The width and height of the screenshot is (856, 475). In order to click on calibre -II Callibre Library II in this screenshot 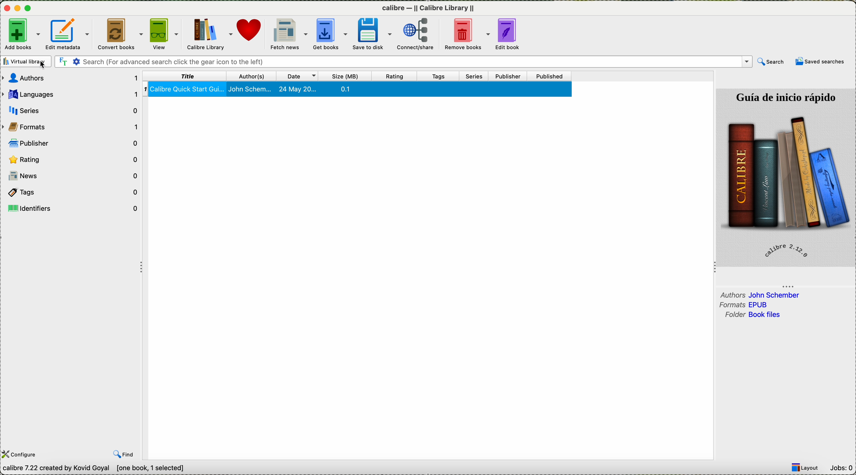, I will do `click(428, 10)`.